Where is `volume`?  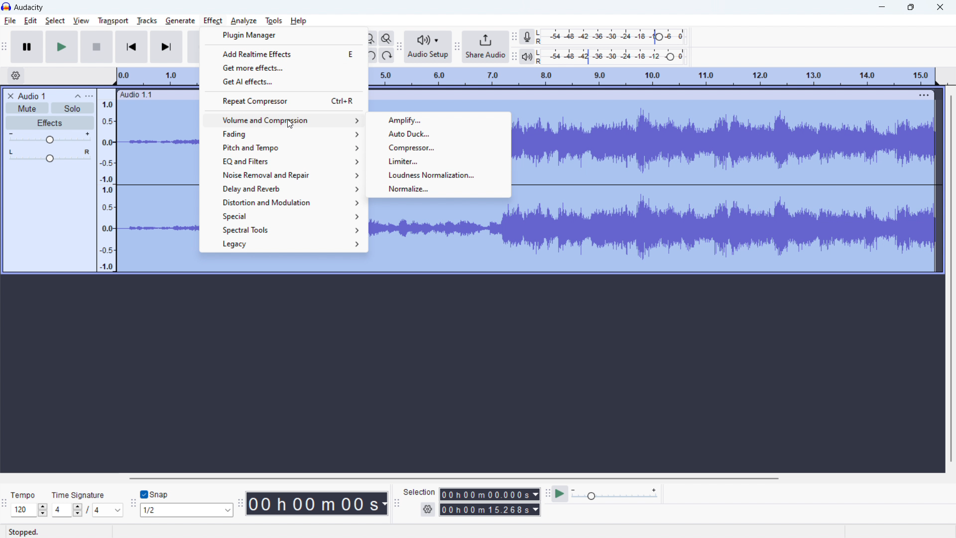
volume is located at coordinates (49, 138).